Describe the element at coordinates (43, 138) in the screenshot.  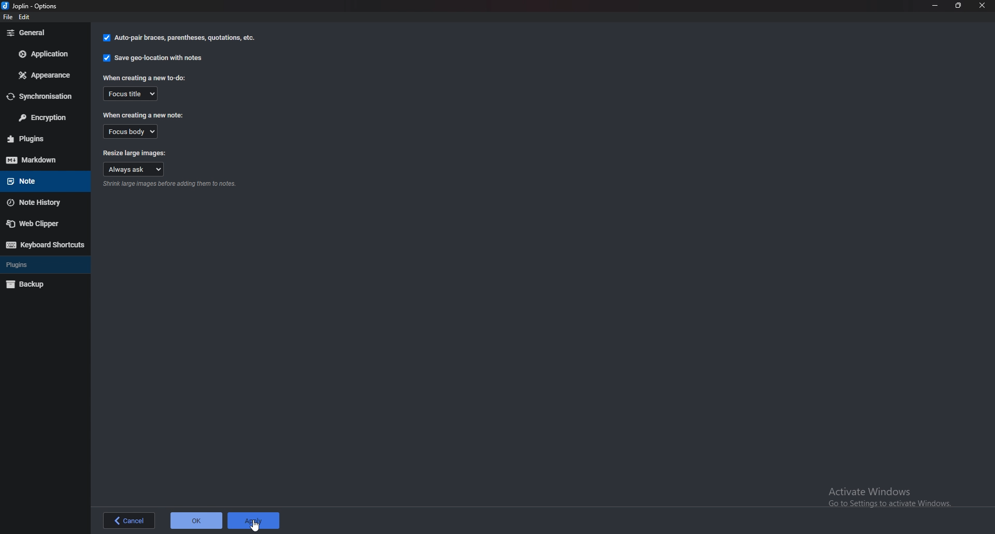
I see `Plugins` at that location.